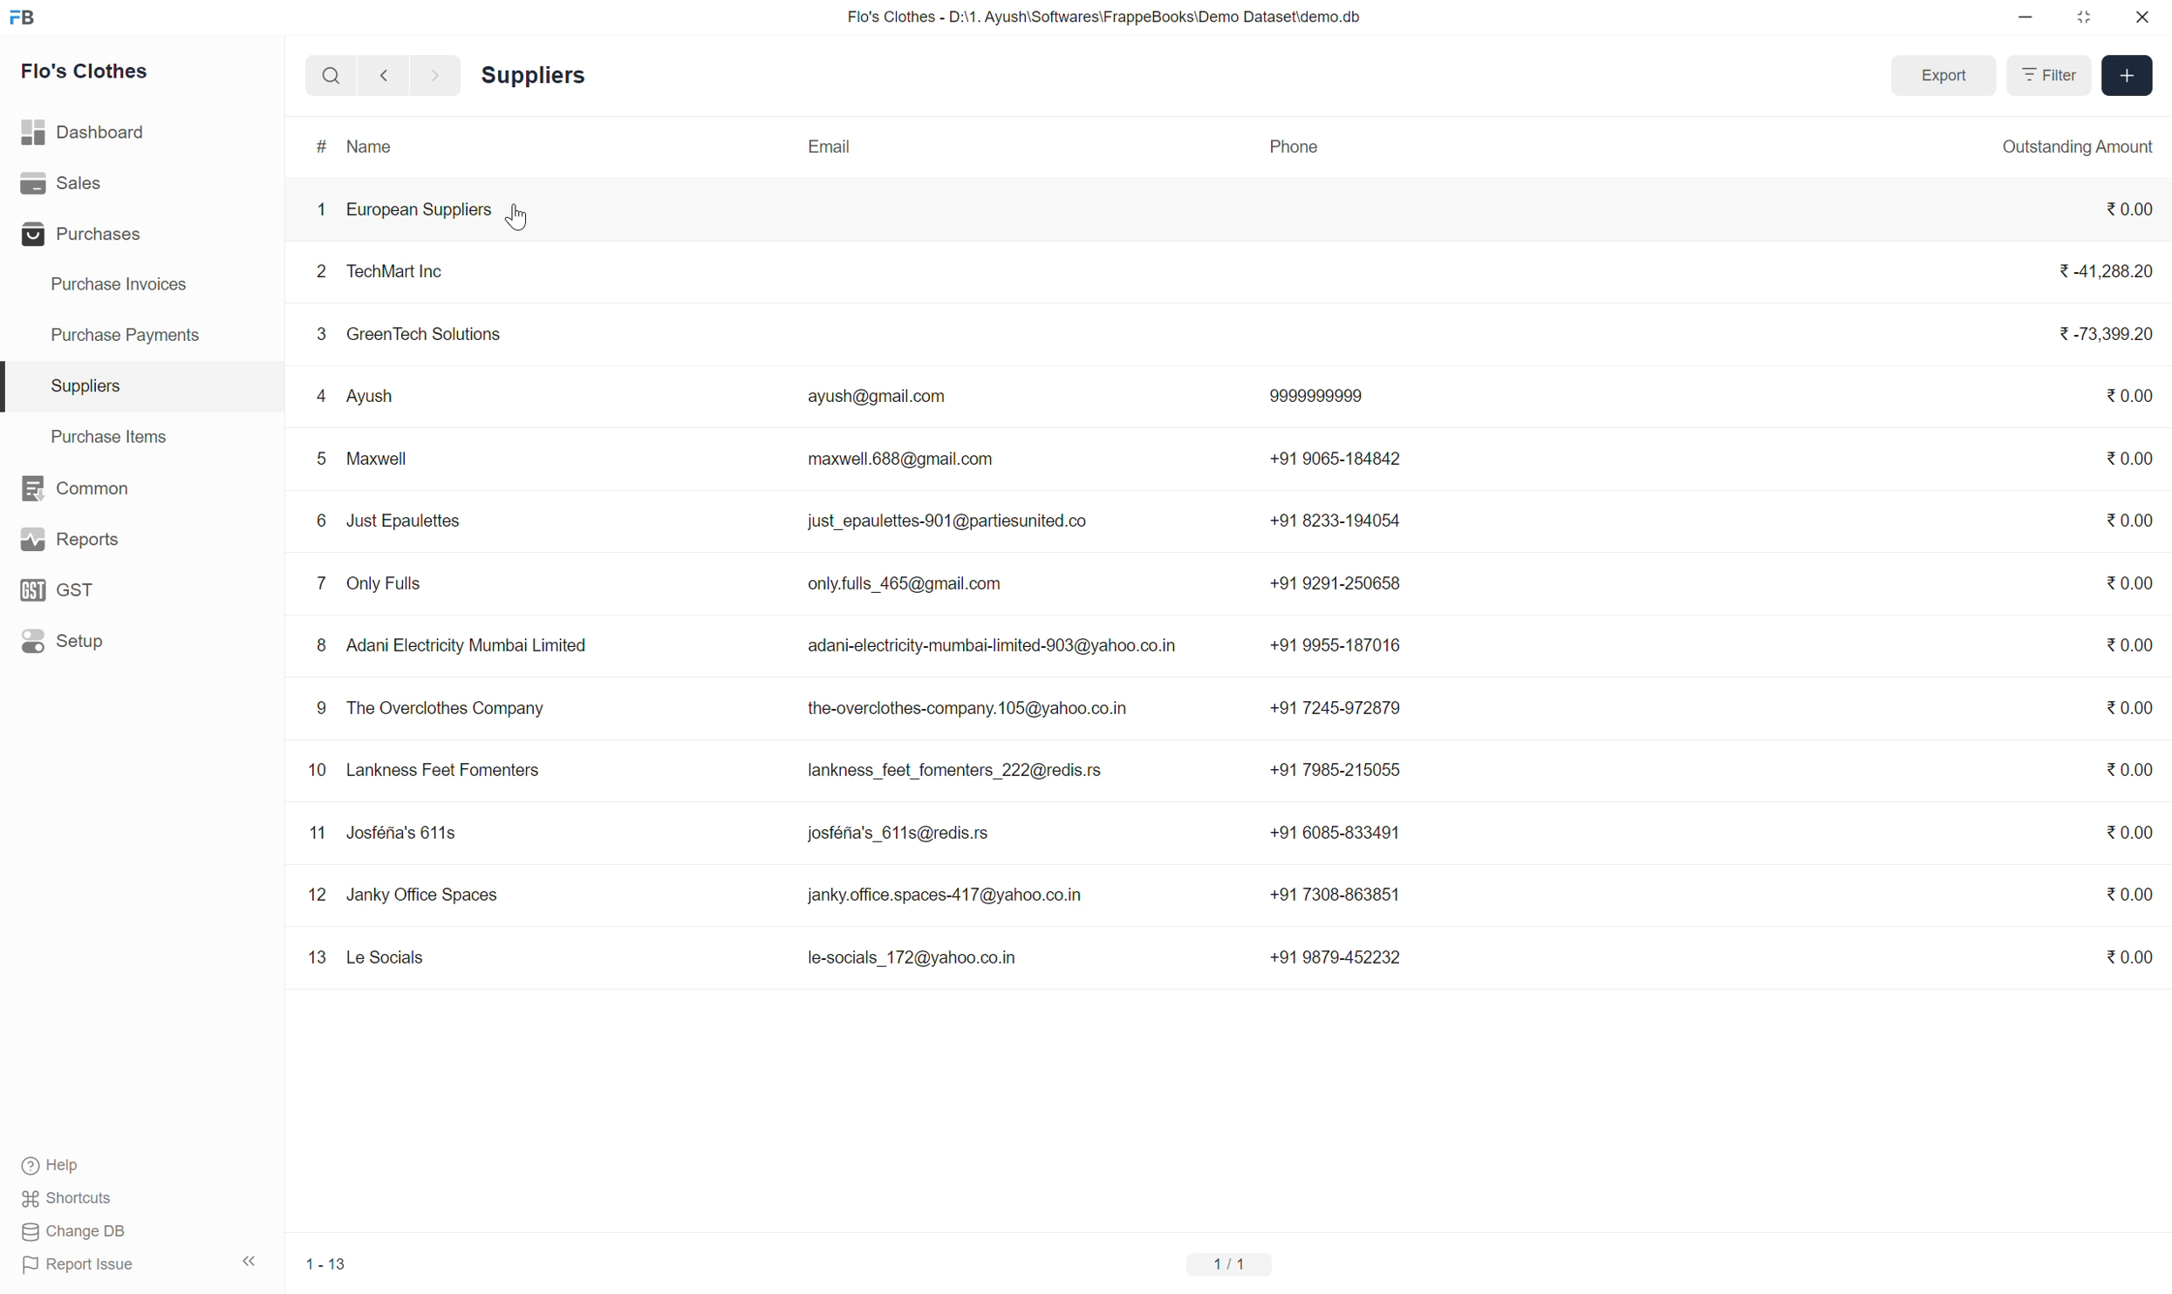 This screenshot has width=2172, height=1294. I want to click on 3, so click(310, 334).